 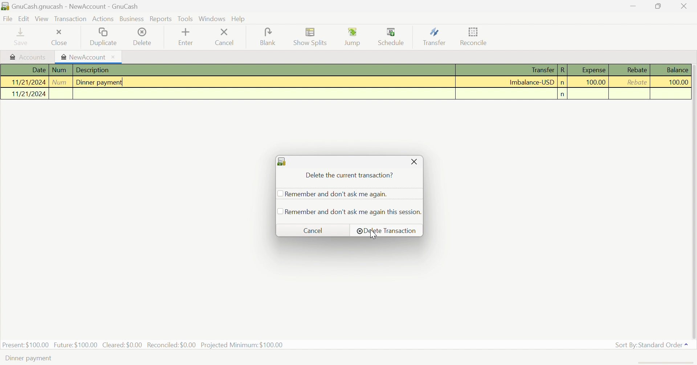 I want to click on Delete the current transaction?, so click(x=351, y=175).